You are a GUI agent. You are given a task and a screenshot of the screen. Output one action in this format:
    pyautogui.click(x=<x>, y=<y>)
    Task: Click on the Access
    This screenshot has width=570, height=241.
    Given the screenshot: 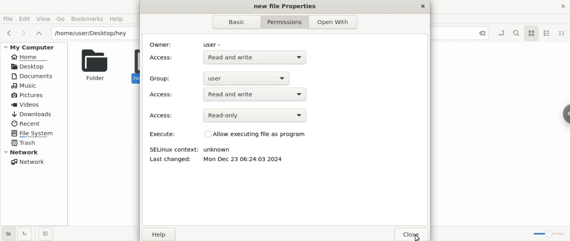 What is the action you would take?
    pyautogui.click(x=171, y=59)
    